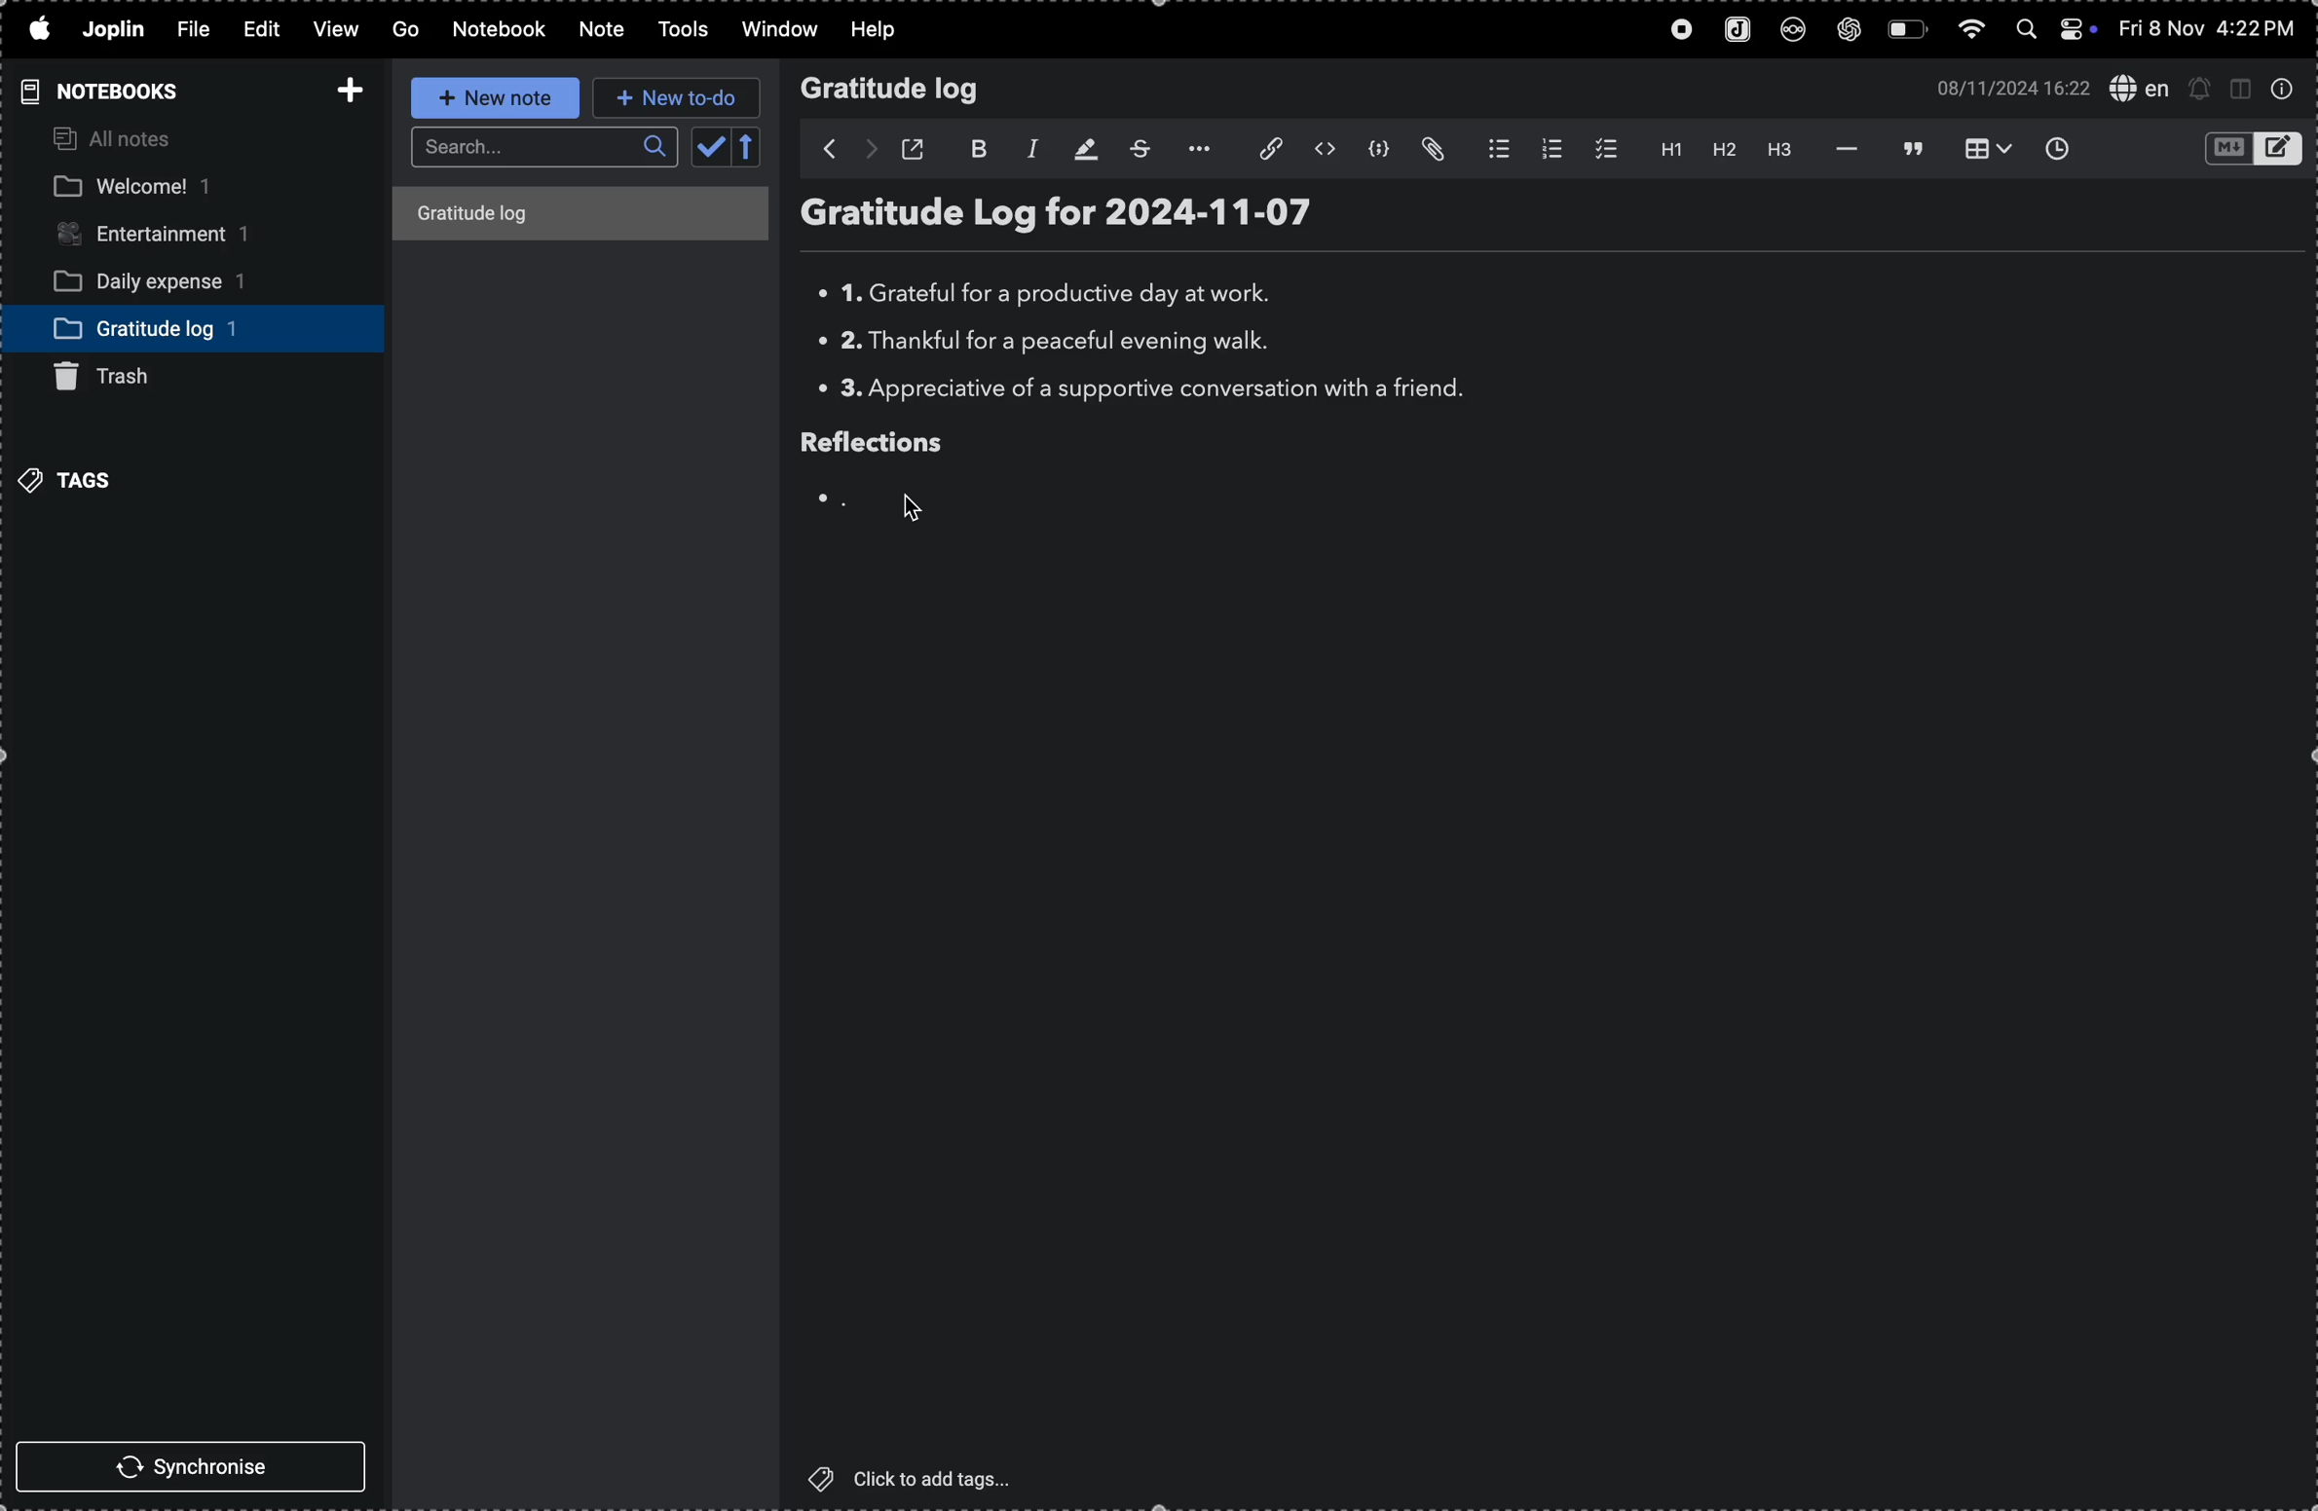 This screenshot has height=1511, width=2318. I want to click on nextcloud, so click(1796, 29).